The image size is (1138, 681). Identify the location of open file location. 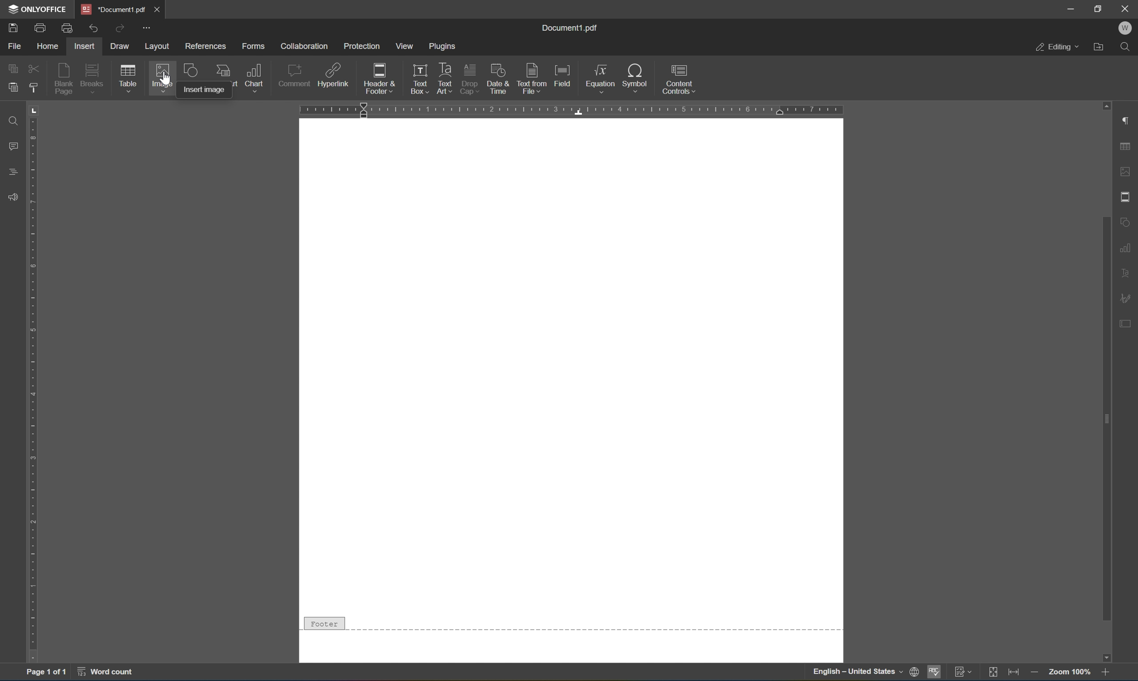
(1101, 48).